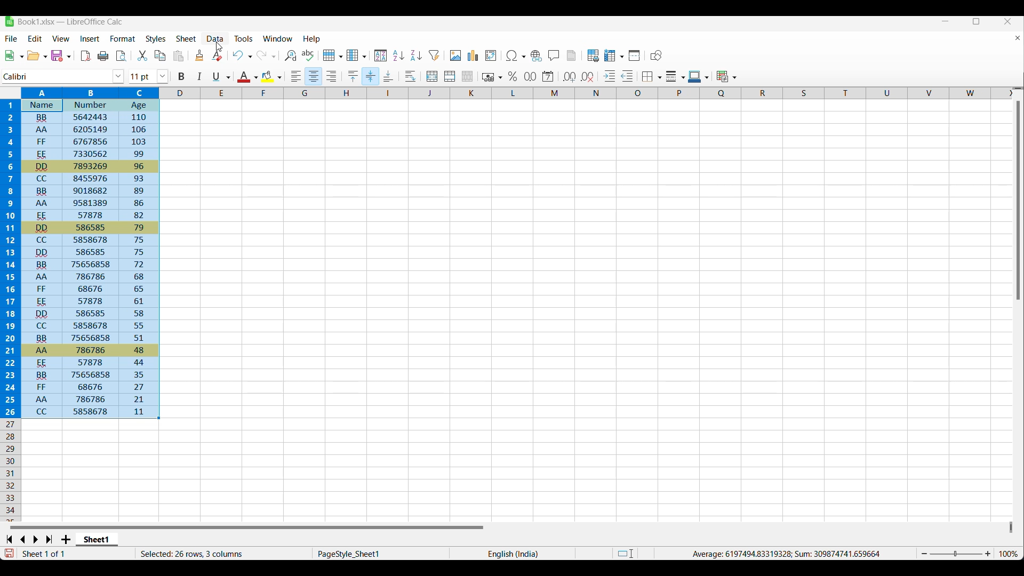 The image size is (1024, 576). Describe the element at coordinates (35, 540) in the screenshot. I see `Go to next sheet` at that location.